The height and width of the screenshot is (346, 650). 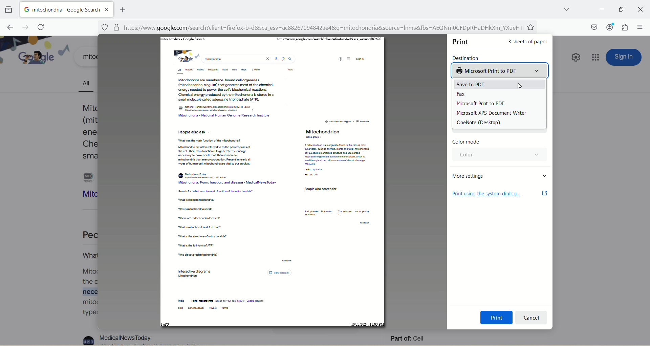 What do you see at coordinates (122, 9) in the screenshot?
I see `add new tab` at bounding box center [122, 9].